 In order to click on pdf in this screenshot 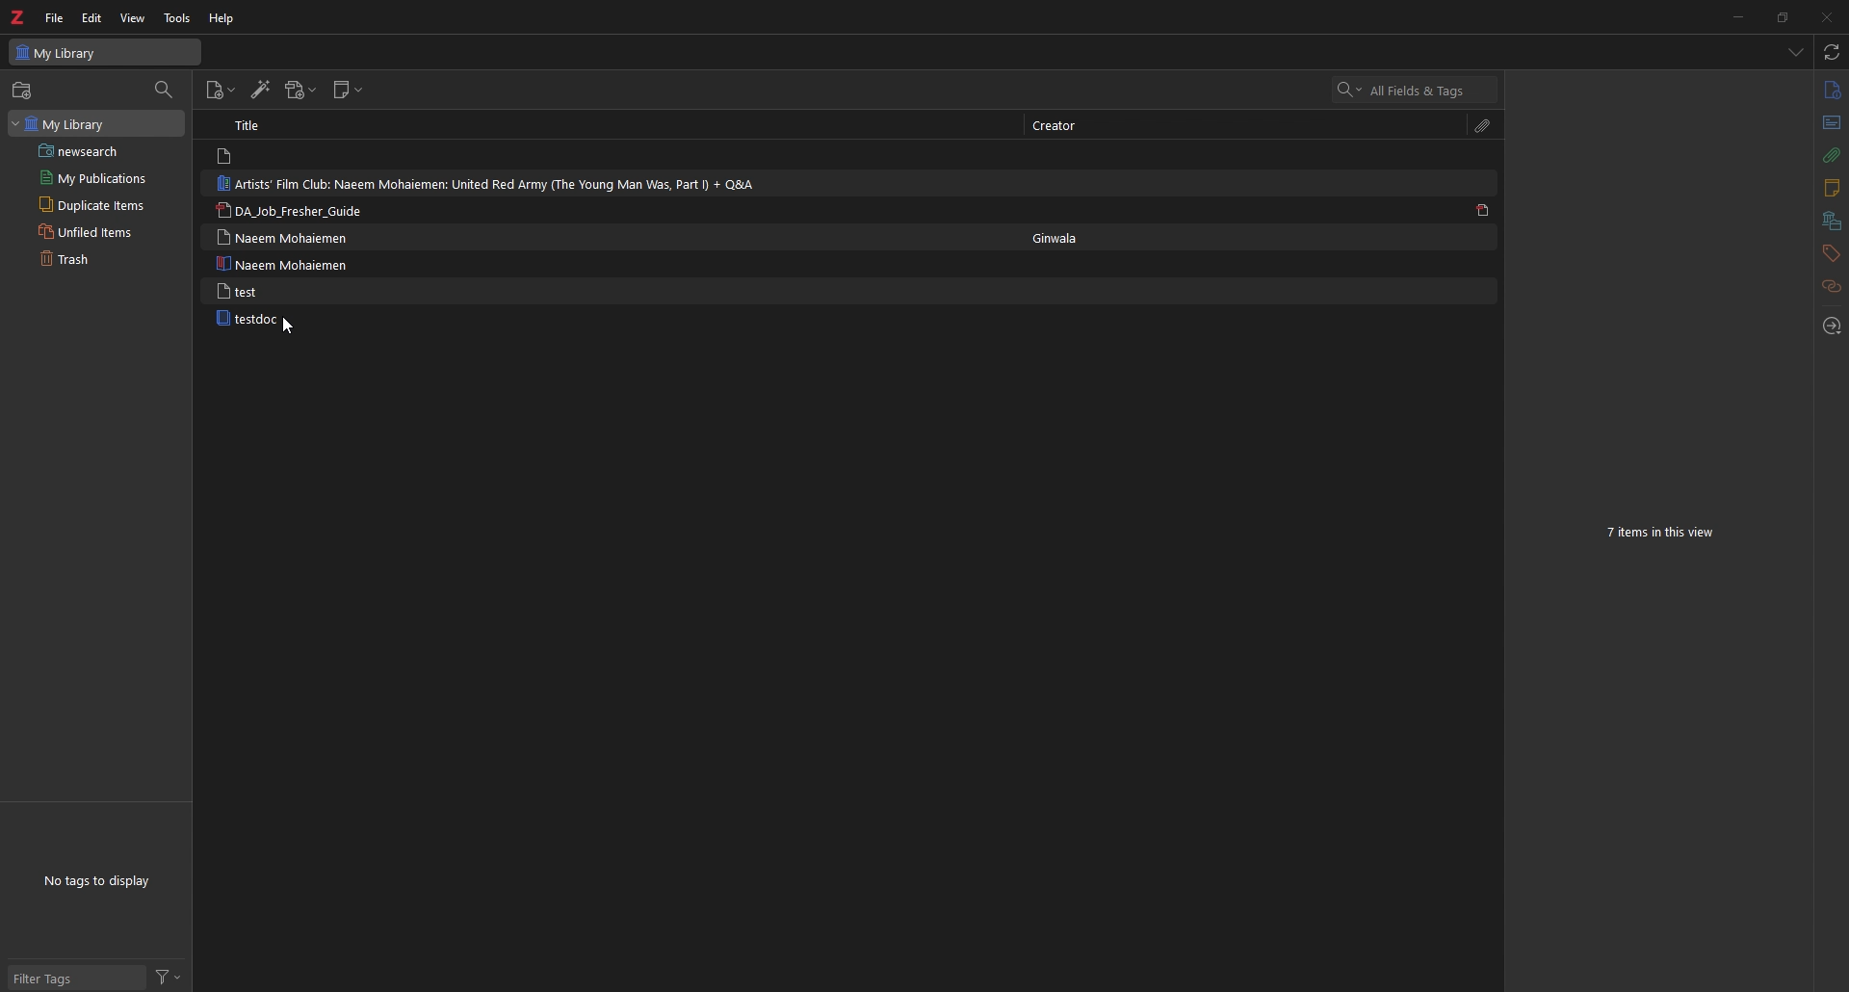, I will do `click(1483, 209)`.